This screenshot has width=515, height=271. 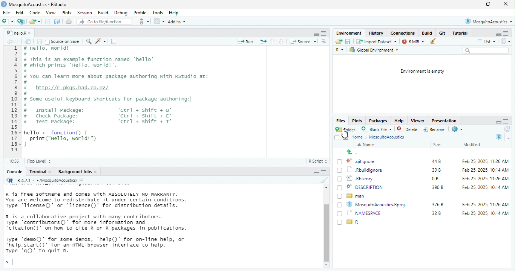 I want to click on Feb 25, 2025, 11:26 AM, so click(x=482, y=178).